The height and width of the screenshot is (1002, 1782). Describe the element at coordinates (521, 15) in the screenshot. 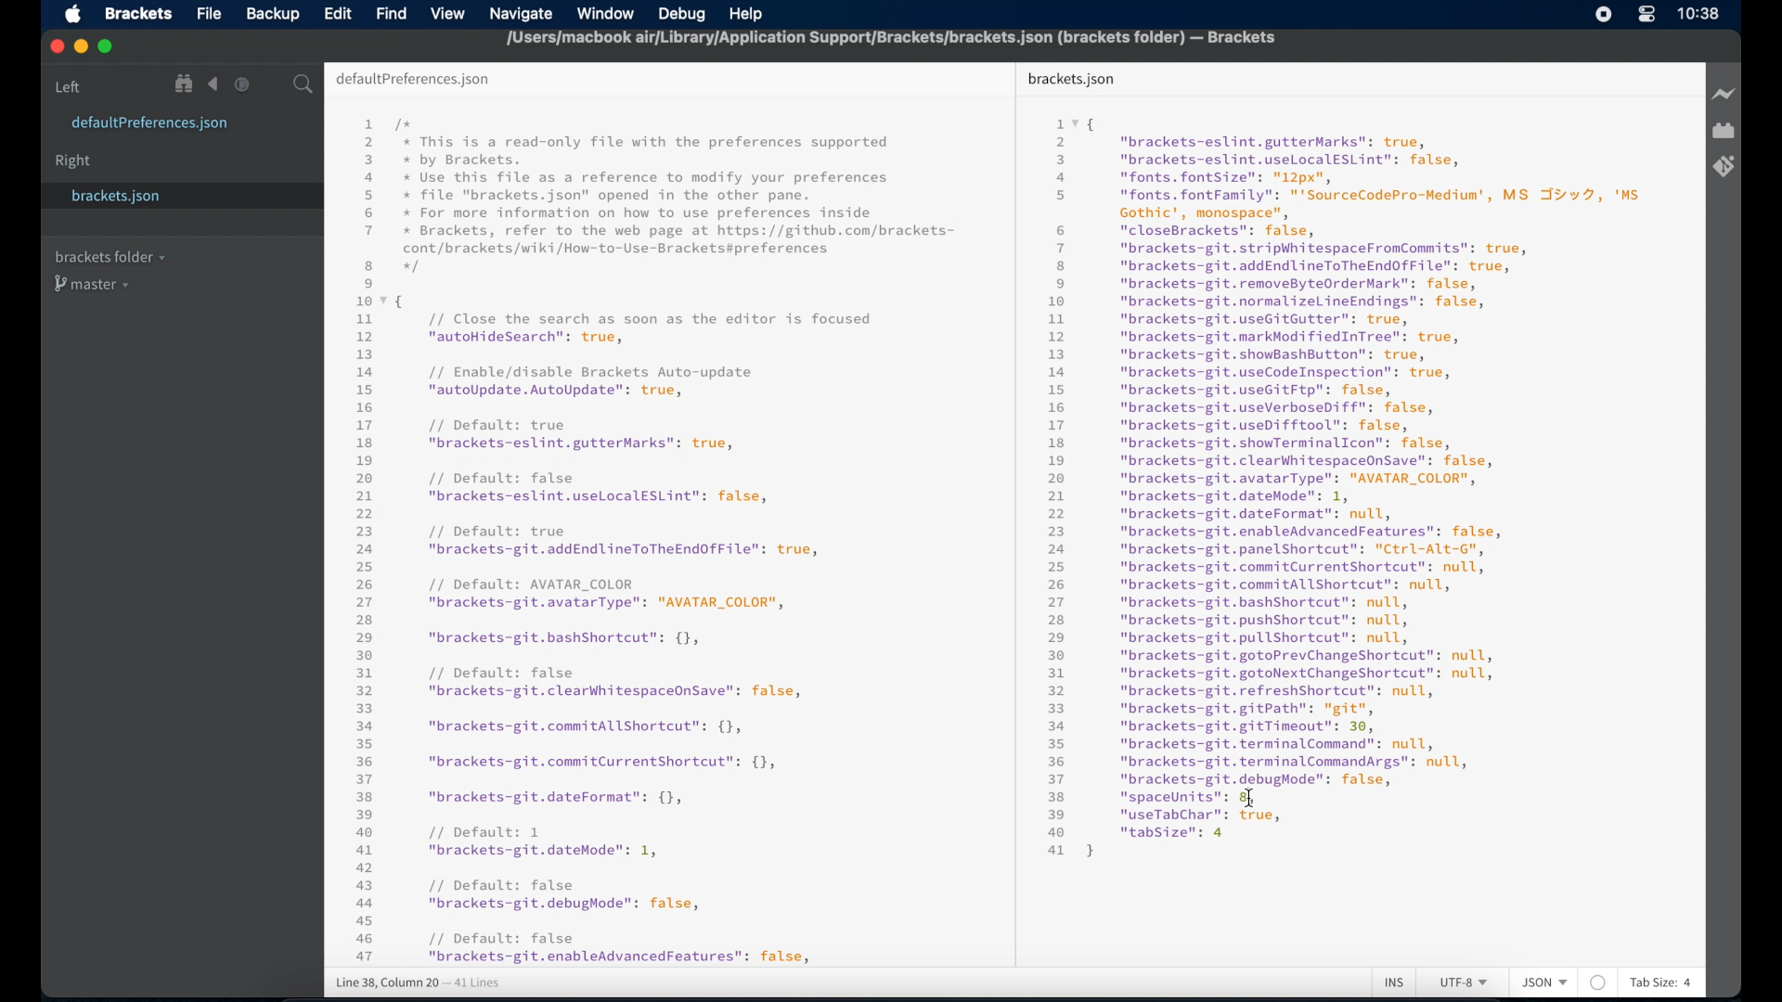

I see `navigate` at that location.